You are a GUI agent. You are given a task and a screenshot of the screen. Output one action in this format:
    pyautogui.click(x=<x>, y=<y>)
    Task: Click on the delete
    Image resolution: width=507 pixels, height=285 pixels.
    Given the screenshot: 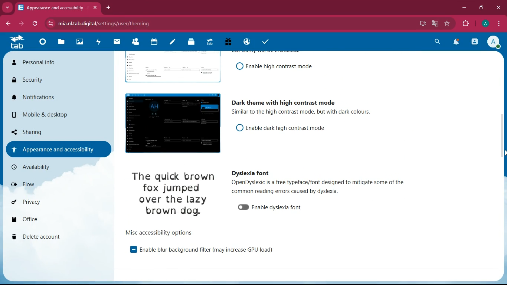 What is the action you would take?
    pyautogui.click(x=43, y=236)
    